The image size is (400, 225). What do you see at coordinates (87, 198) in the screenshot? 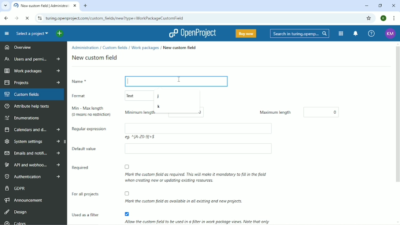
I see `For all projects` at bounding box center [87, 198].